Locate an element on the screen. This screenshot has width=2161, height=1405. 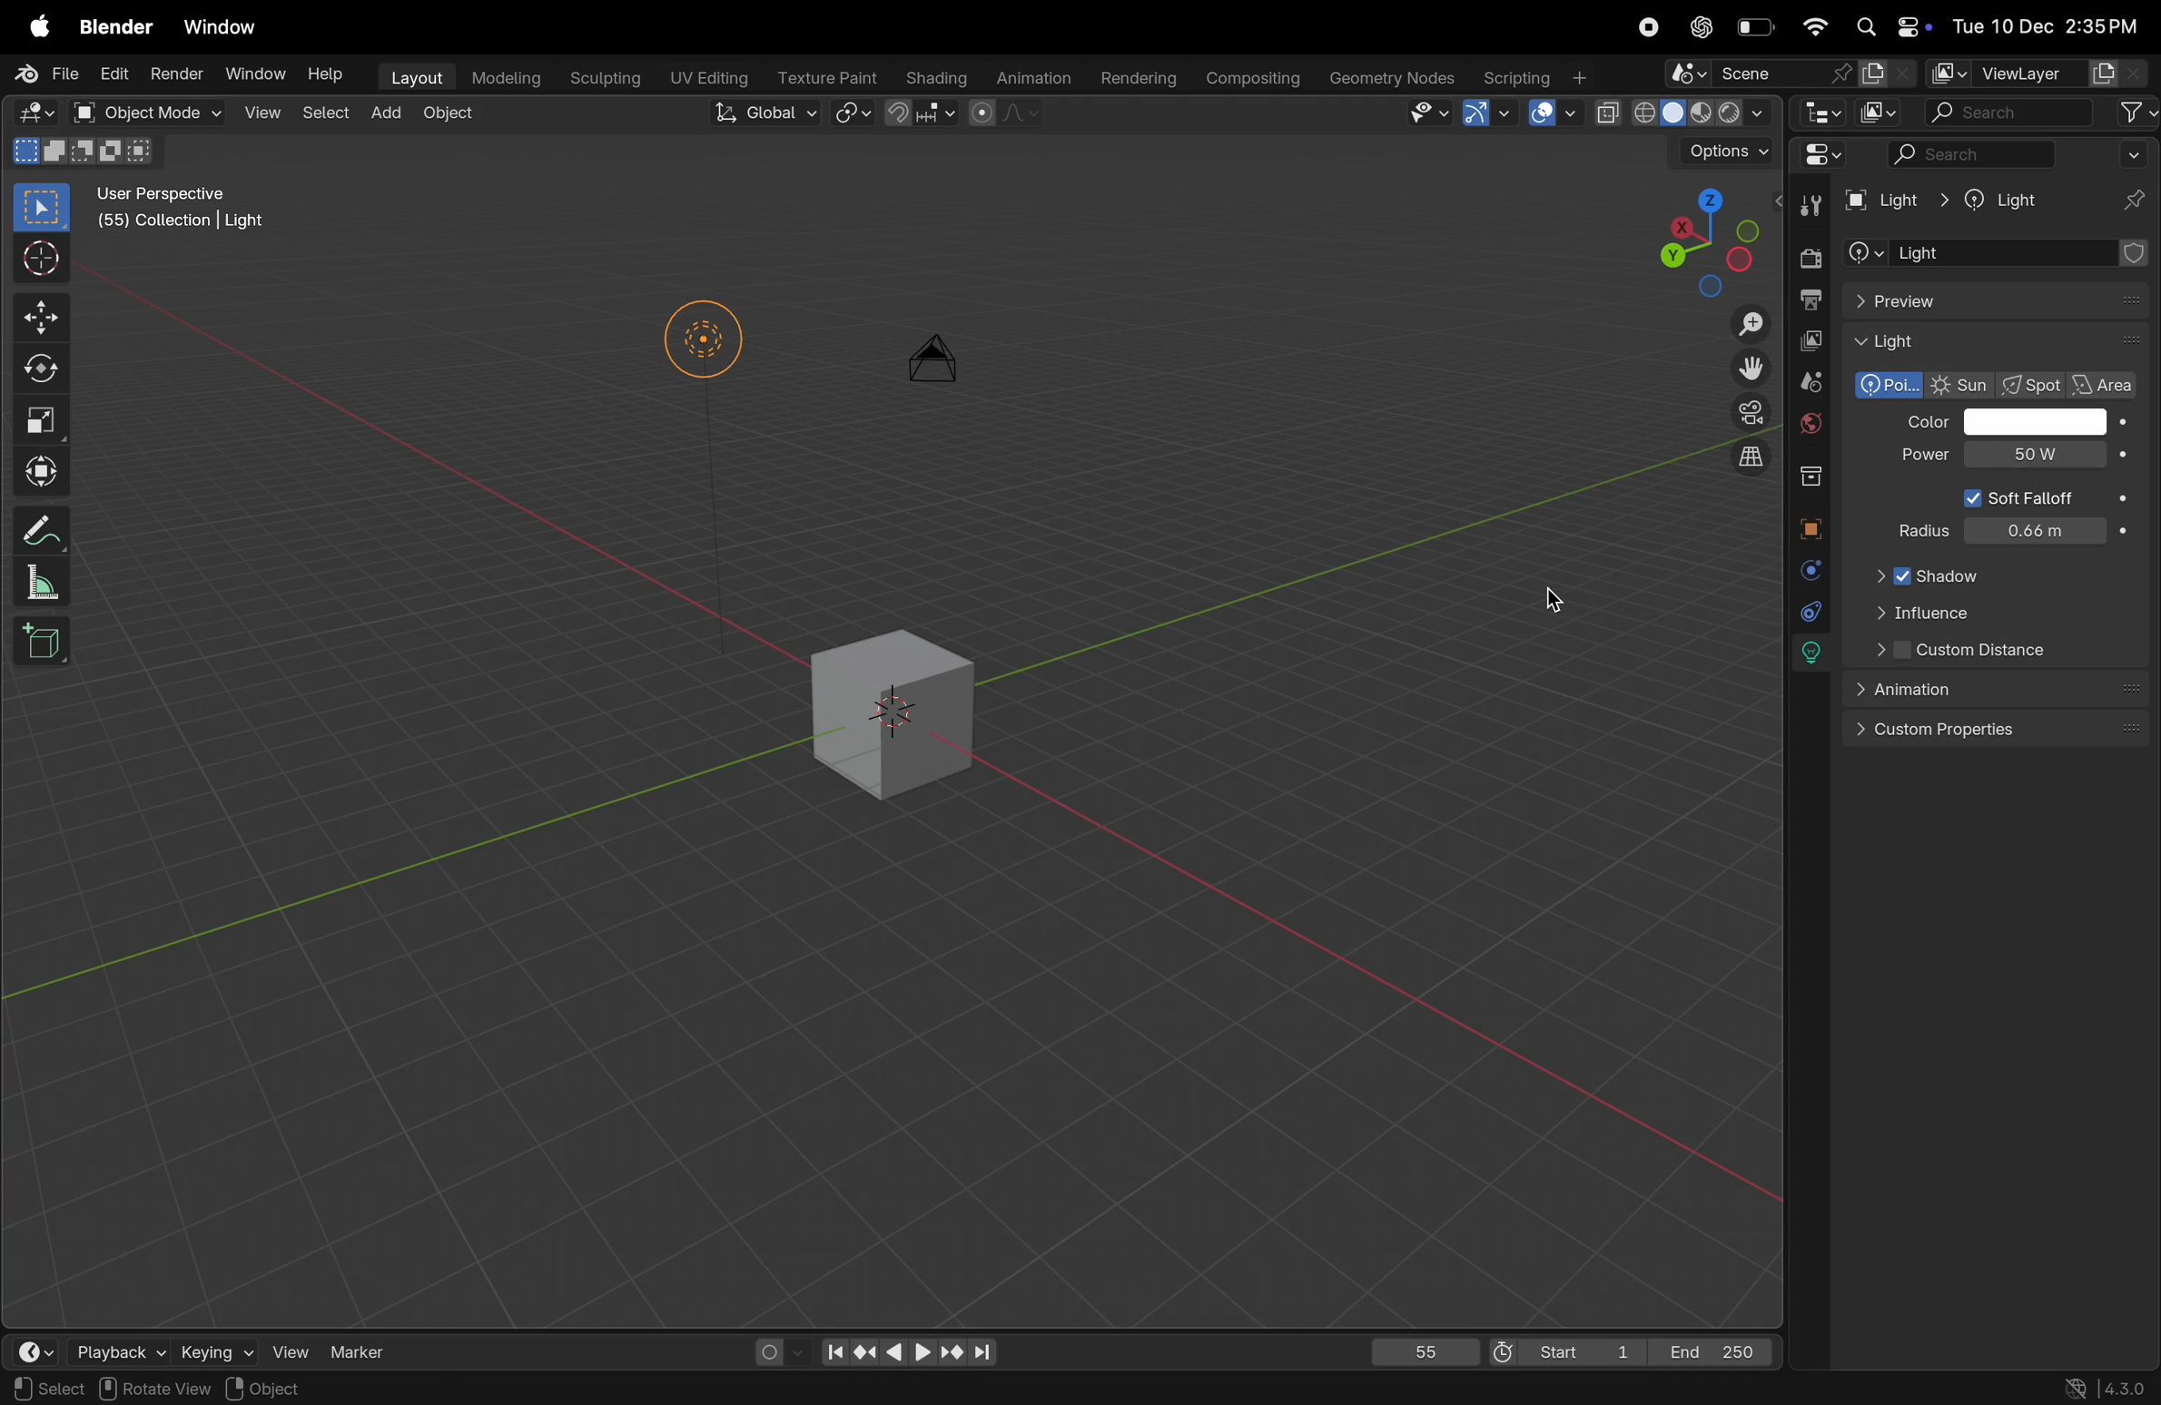
add is located at coordinates (390, 115).